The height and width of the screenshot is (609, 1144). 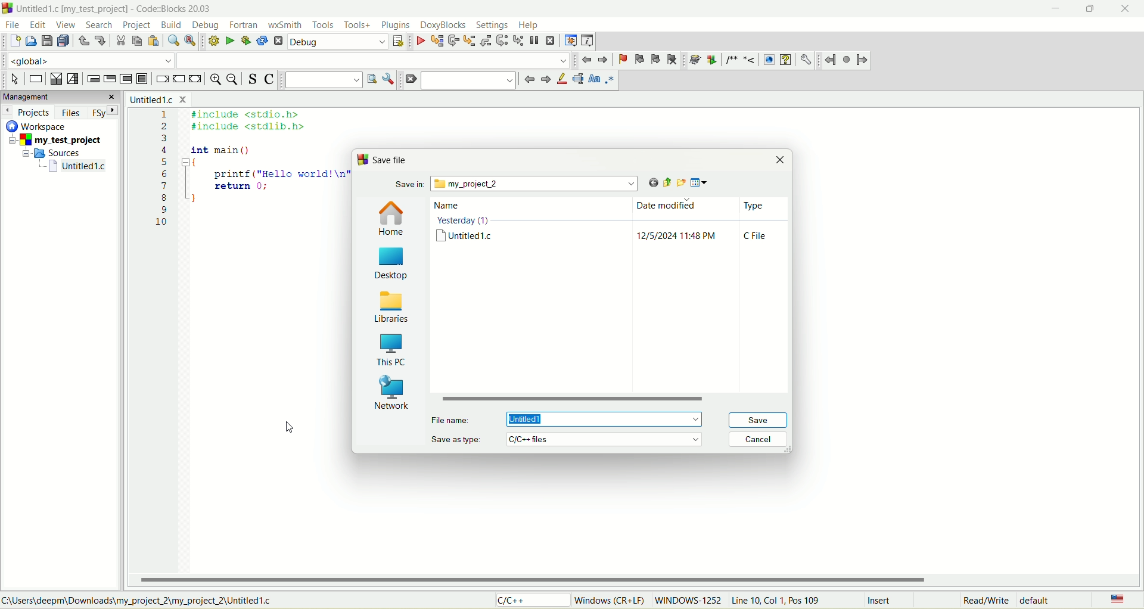 I want to click on select, so click(x=15, y=79).